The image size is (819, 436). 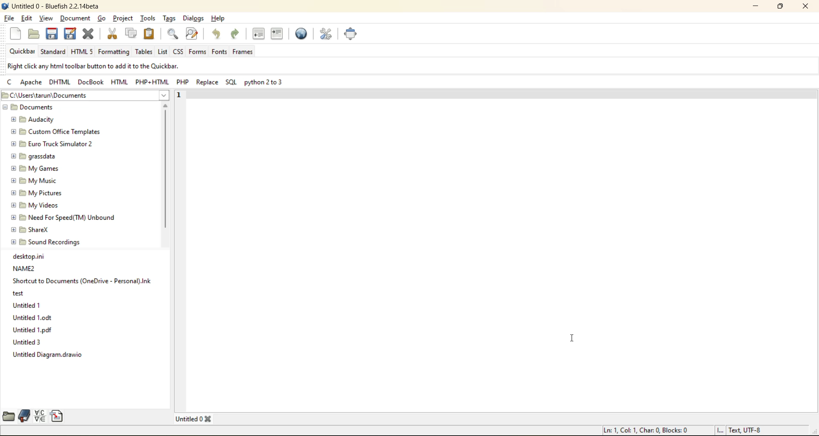 I want to click on Untitled 1.pdf, so click(x=34, y=330).